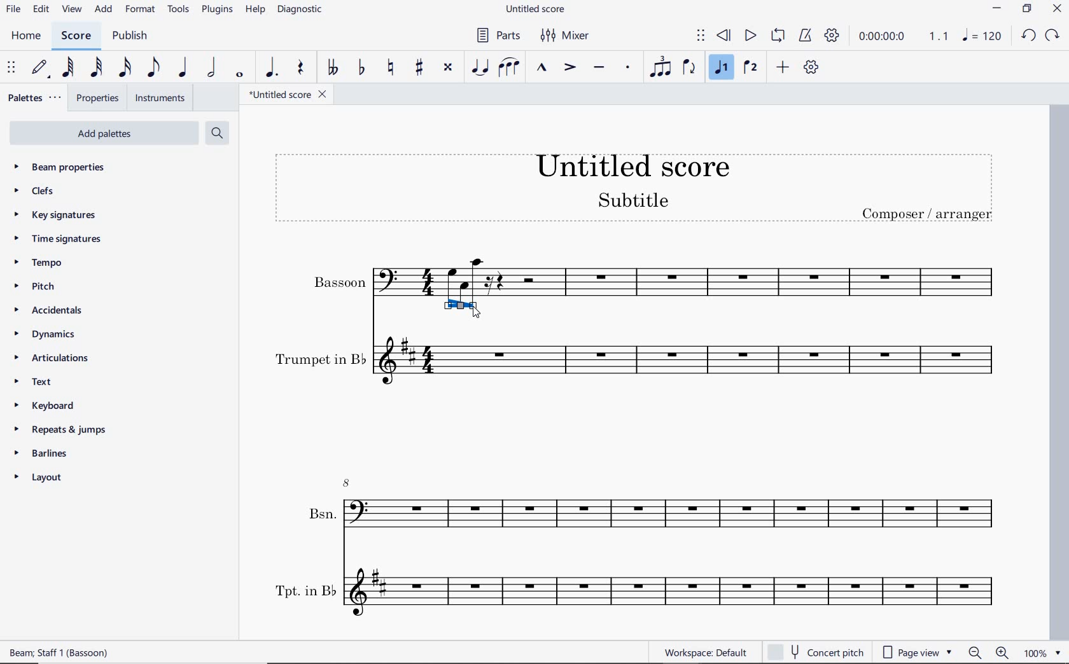 The image size is (1069, 664). Describe the element at coordinates (997, 9) in the screenshot. I see `MINIMIZE` at that location.